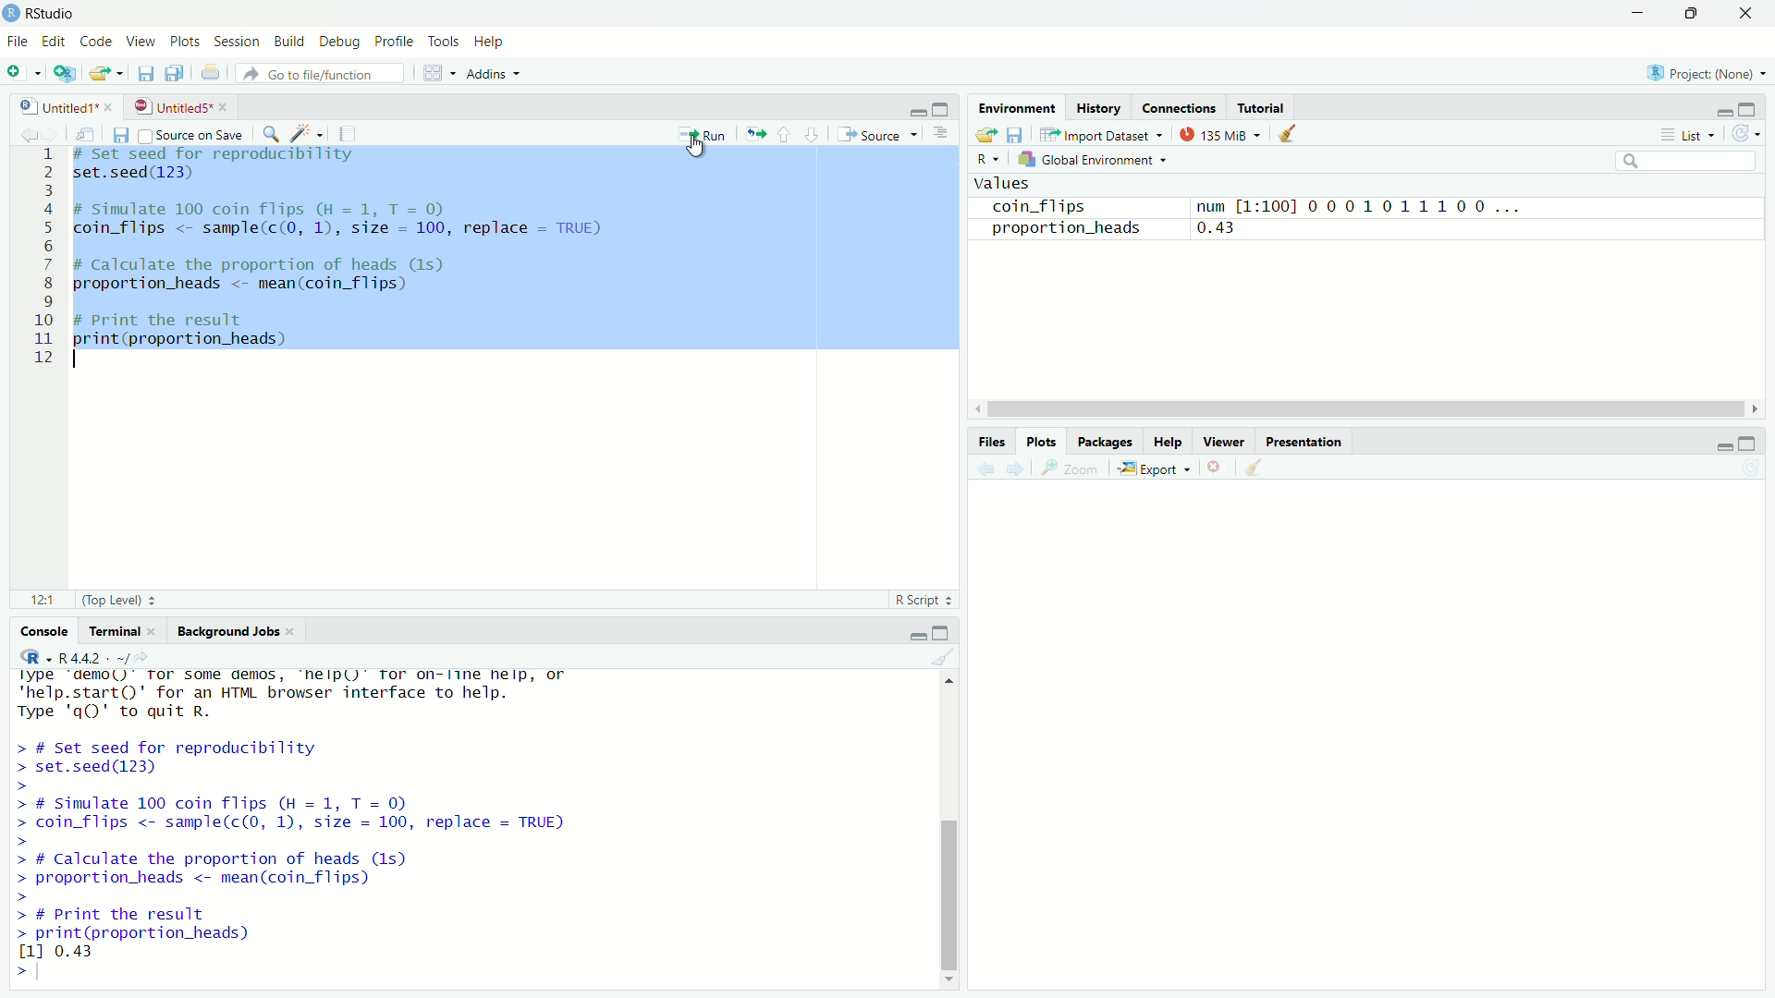 The height and width of the screenshot is (998, 1775). I want to click on Presentation, so click(1307, 441).